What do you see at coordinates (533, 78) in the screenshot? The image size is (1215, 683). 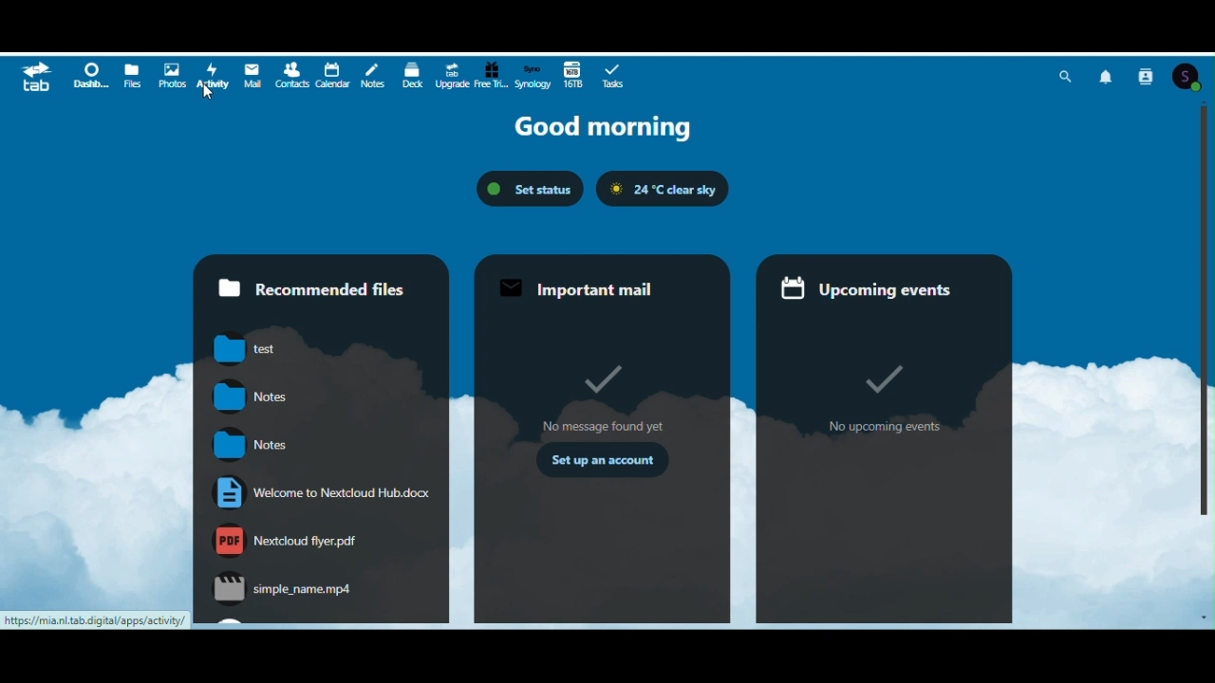 I see `Synology` at bounding box center [533, 78].